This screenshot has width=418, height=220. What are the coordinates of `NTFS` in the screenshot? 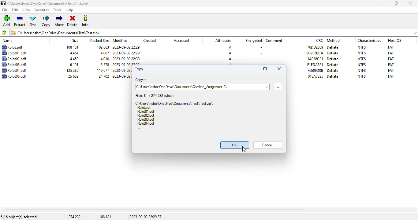 It's located at (362, 59).